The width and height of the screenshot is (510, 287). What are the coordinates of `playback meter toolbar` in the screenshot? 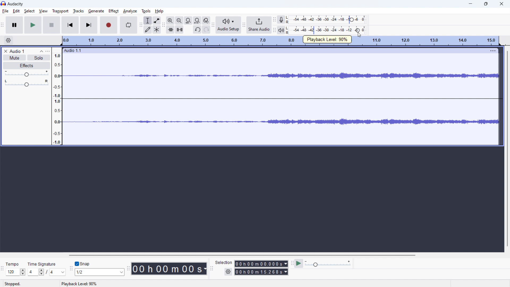 It's located at (274, 29).